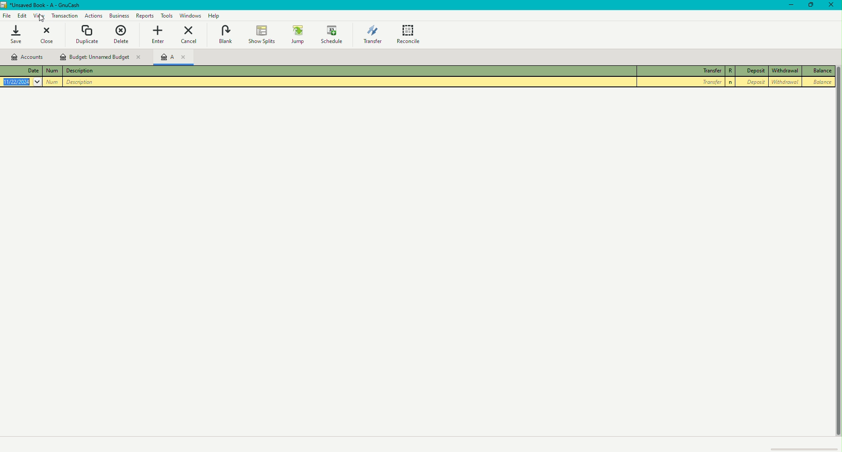 The image size is (842, 452). What do you see at coordinates (752, 82) in the screenshot?
I see `Deposit` at bounding box center [752, 82].